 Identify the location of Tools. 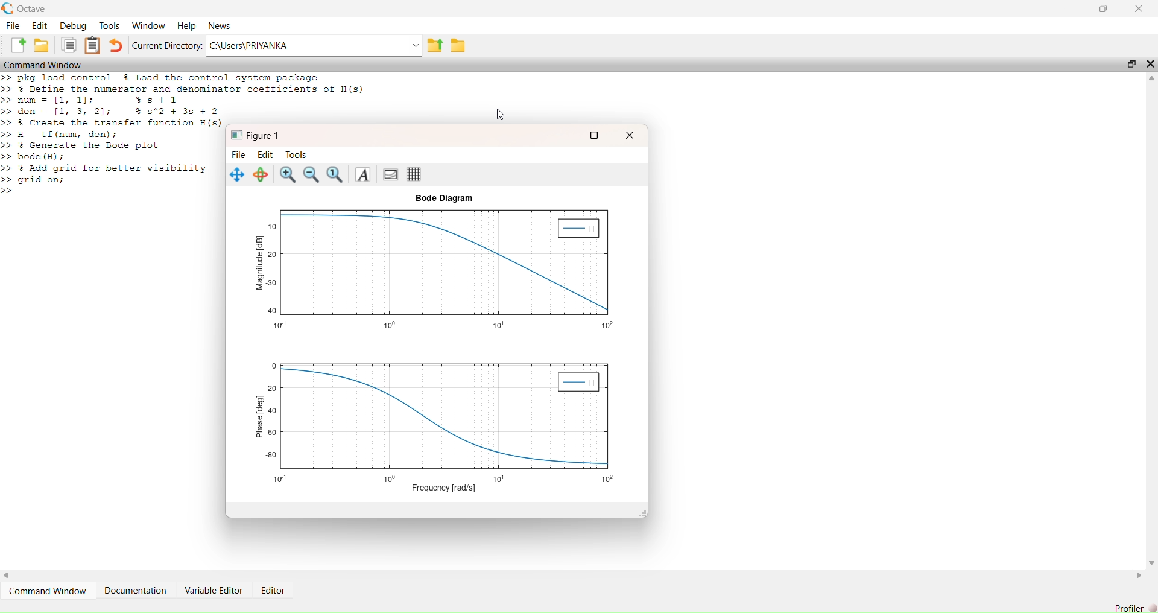
(110, 26).